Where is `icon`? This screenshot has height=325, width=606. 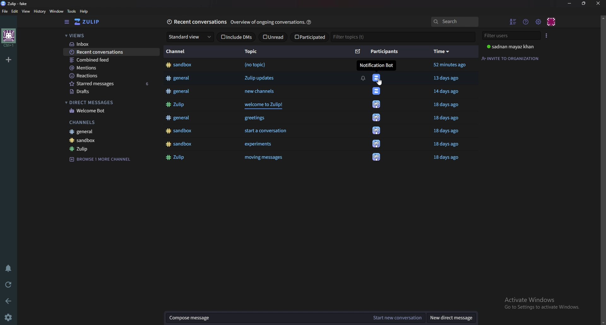 icon is located at coordinates (378, 78).